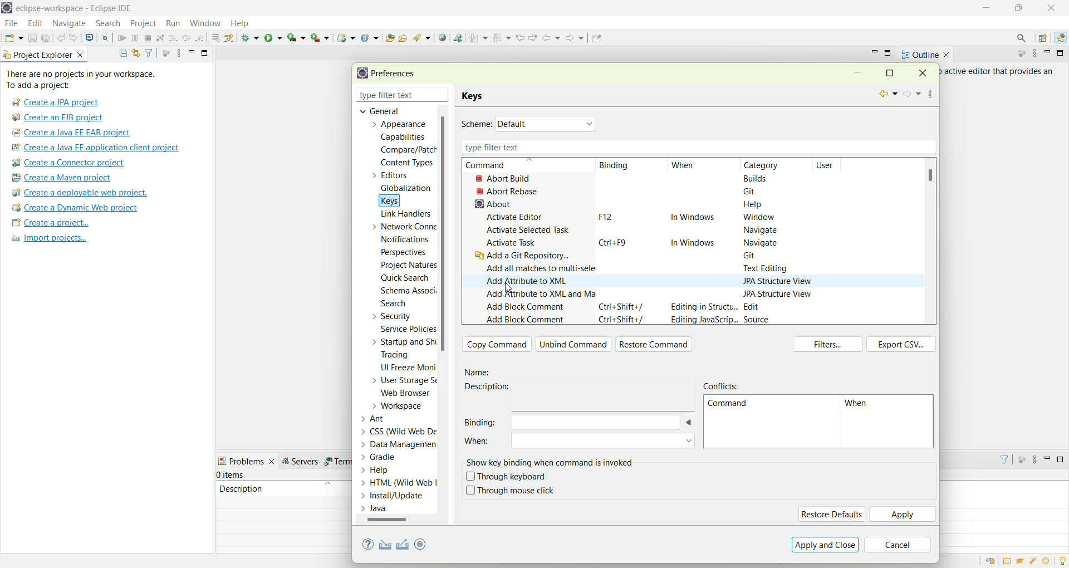  I want to click on logo, so click(360, 74).